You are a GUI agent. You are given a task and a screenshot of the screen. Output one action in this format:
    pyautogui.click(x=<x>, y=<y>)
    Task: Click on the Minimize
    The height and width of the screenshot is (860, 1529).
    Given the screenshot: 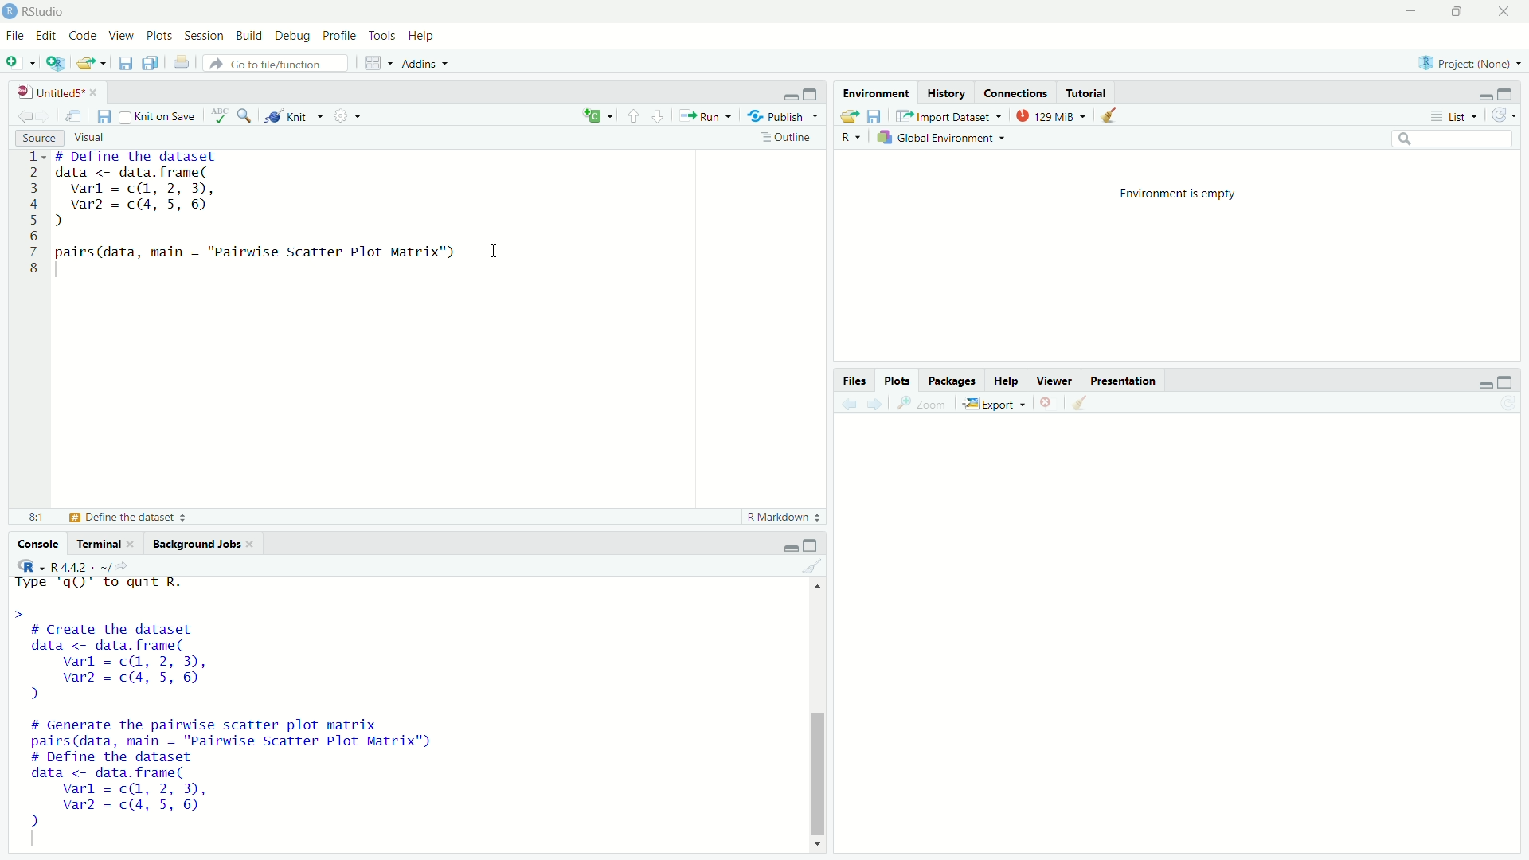 What is the action you would take?
    pyautogui.click(x=1485, y=385)
    